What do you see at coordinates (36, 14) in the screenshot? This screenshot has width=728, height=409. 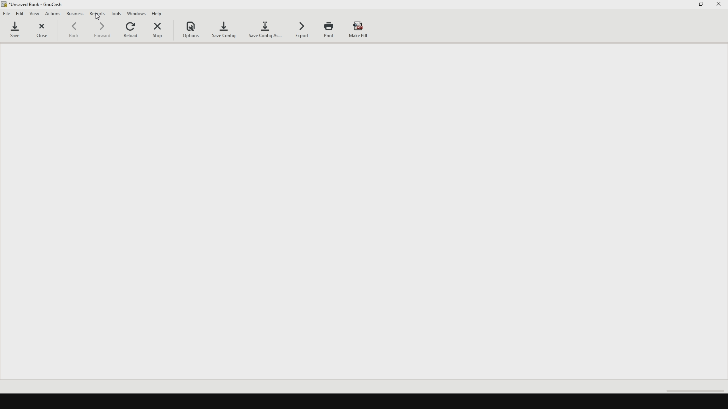 I see `view` at bounding box center [36, 14].